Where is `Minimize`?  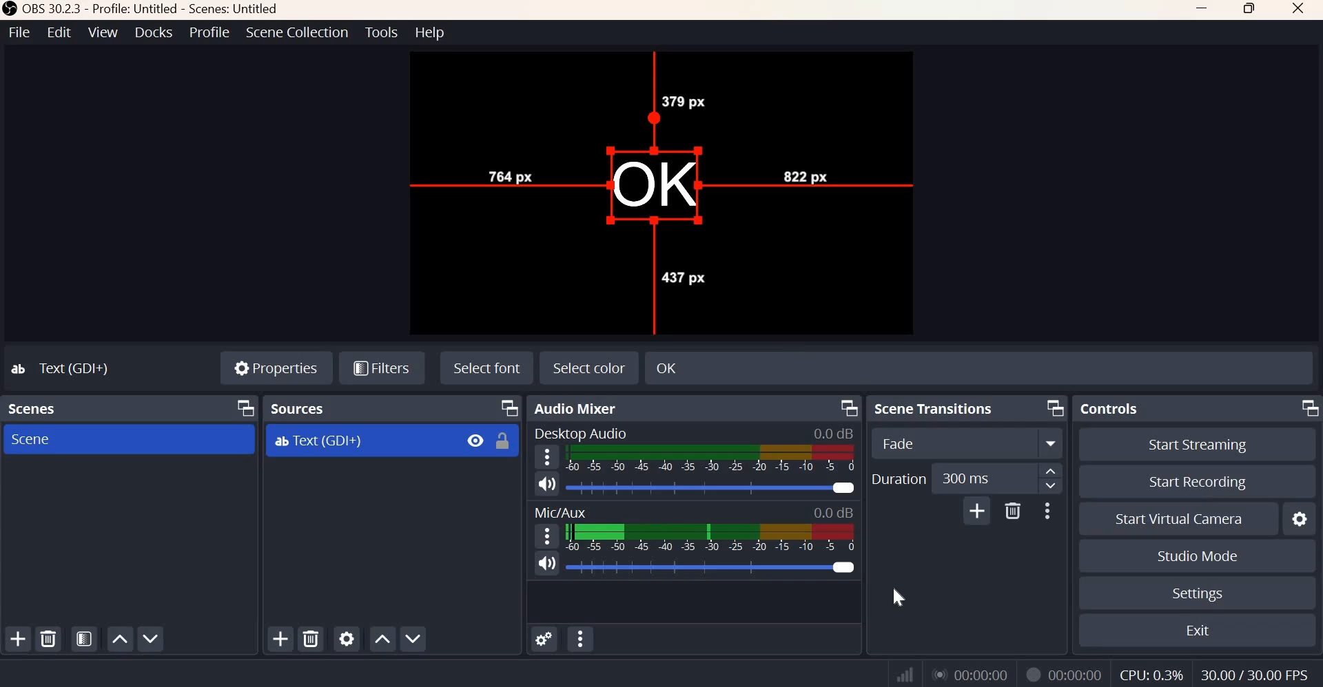
Minimize is located at coordinates (1203, 10).